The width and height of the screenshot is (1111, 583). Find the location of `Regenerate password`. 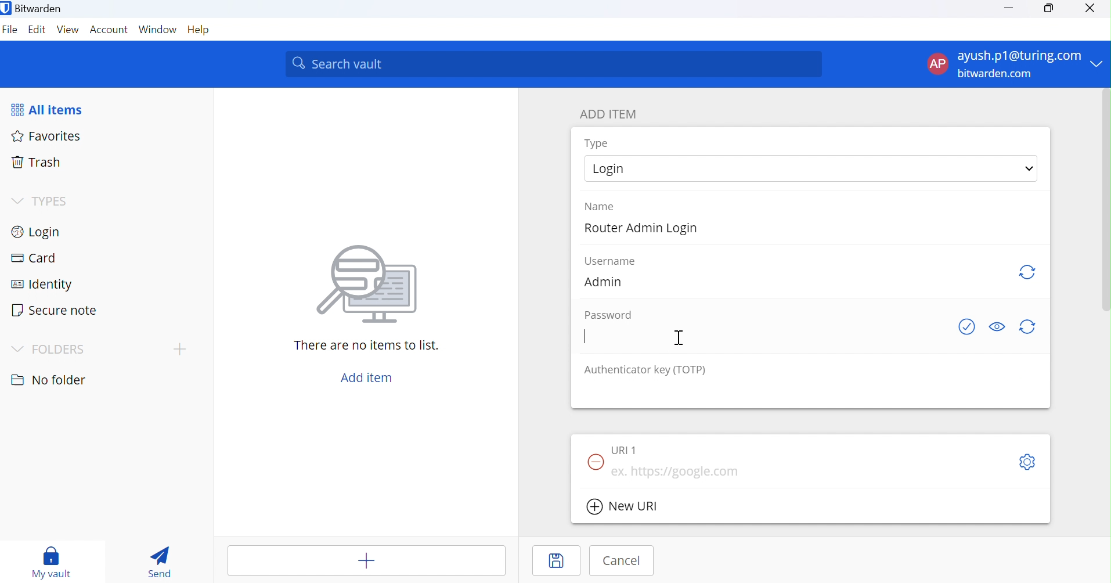

Regenerate password is located at coordinates (1030, 328).